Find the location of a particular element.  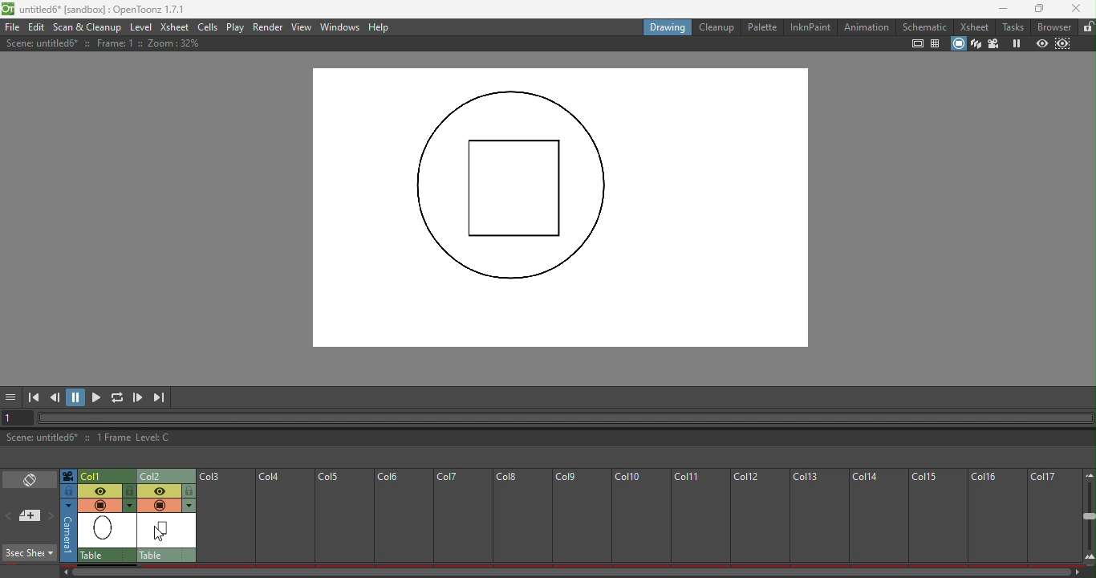

Camera is located at coordinates (995, 43).